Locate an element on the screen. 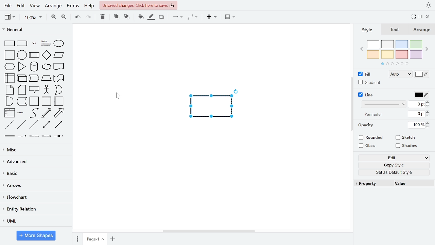  glass is located at coordinates (368, 146).